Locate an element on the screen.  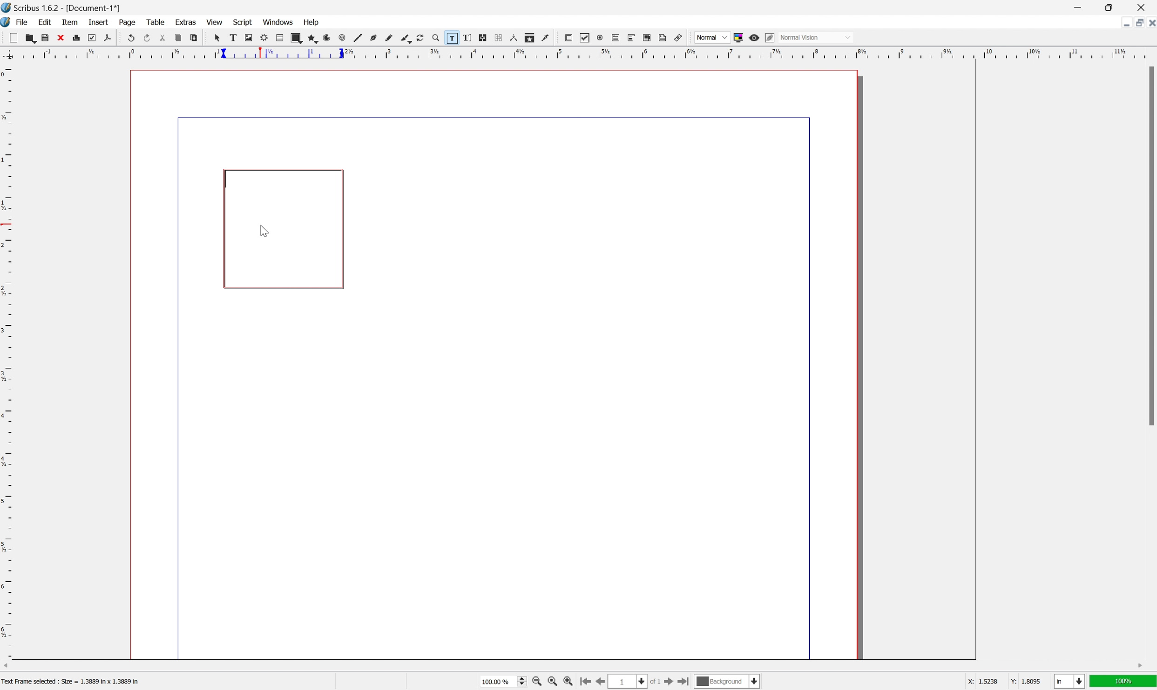
cursor is located at coordinates (264, 229).